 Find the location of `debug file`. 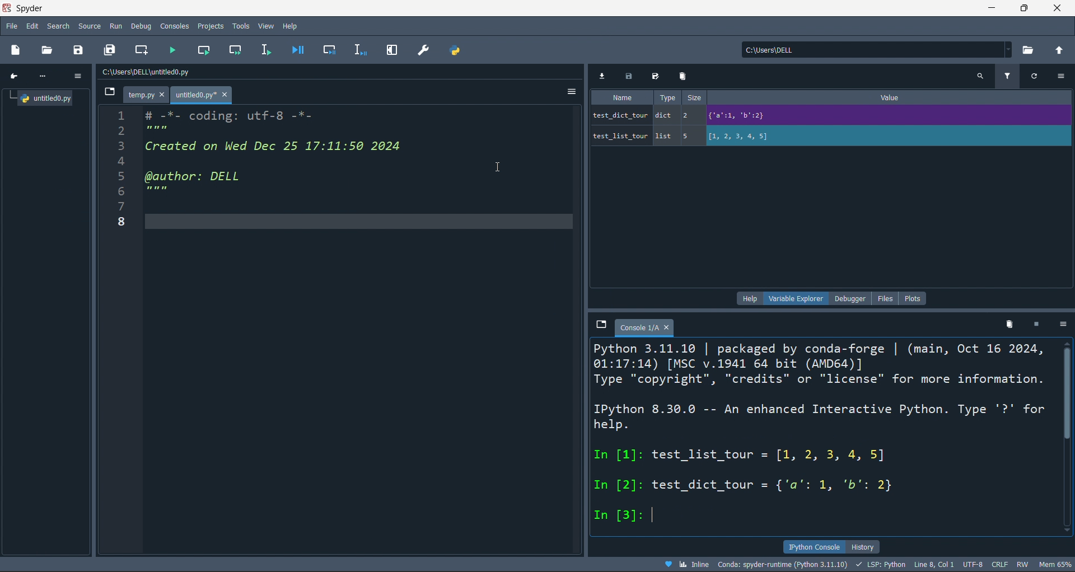

debug file is located at coordinates (298, 50).